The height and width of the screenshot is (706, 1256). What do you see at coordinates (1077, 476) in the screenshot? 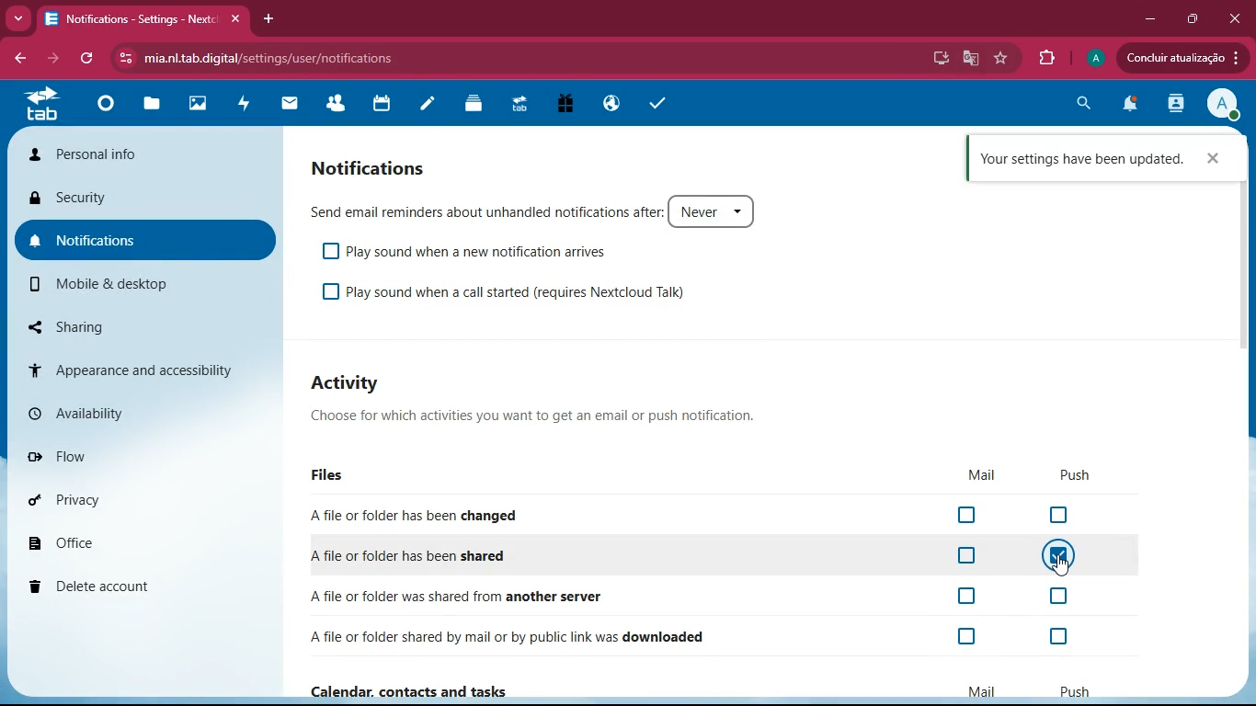
I see `push` at bounding box center [1077, 476].